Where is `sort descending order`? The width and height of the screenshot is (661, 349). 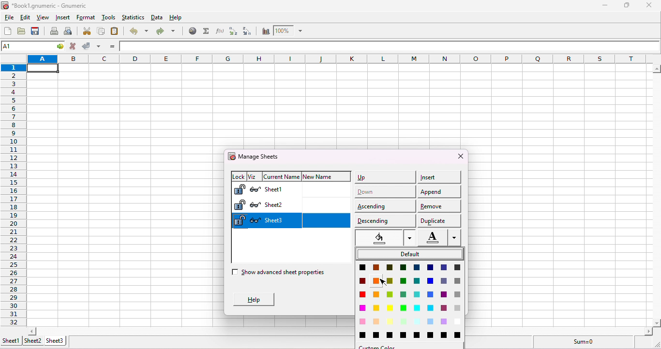
sort descending order is located at coordinates (248, 30).